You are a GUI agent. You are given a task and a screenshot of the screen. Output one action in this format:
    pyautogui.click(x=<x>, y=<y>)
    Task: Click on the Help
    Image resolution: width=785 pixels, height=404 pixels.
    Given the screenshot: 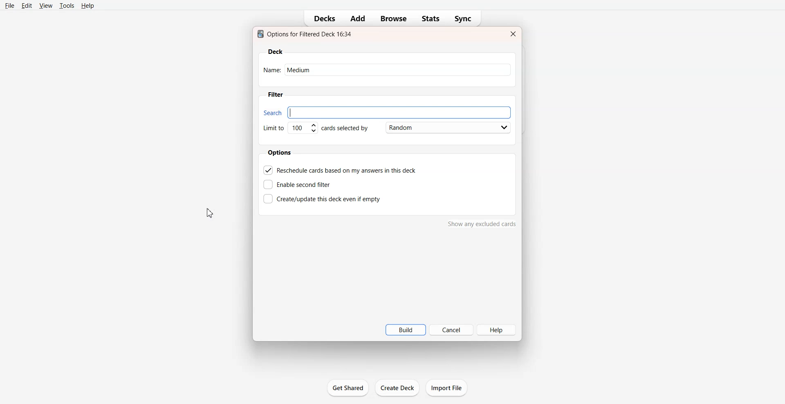 What is the action you would take?
    pyautogui.click(x=497, y=329)
    